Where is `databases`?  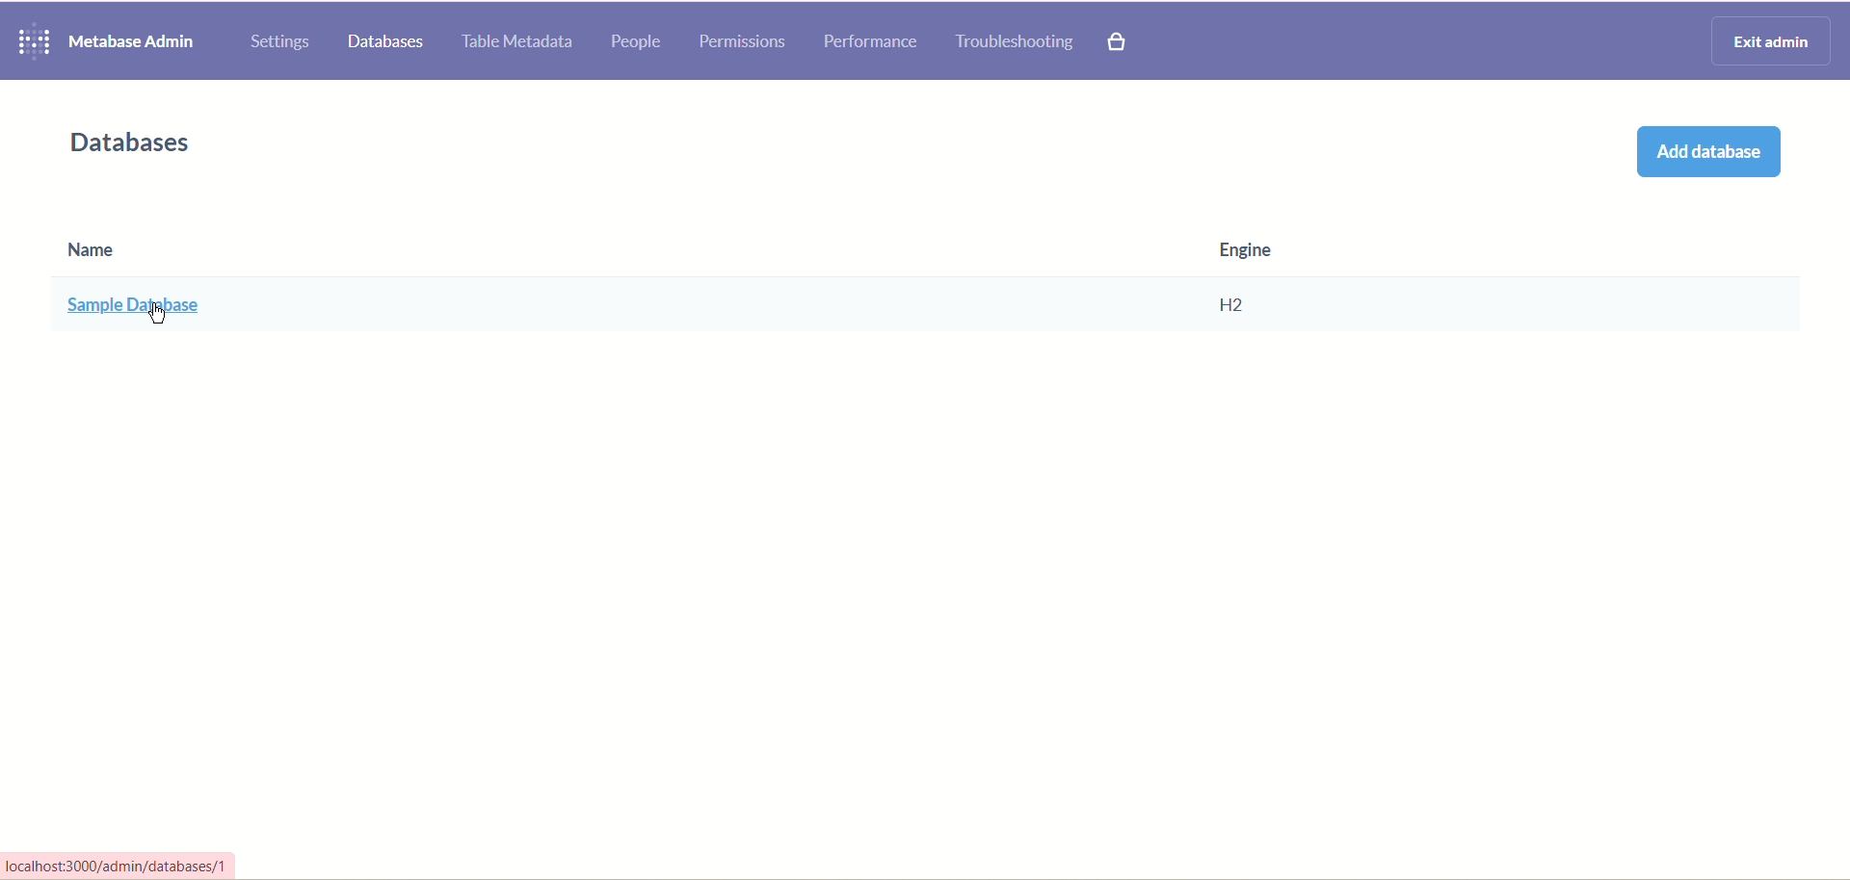
databases is located at coordinates (386, 43).